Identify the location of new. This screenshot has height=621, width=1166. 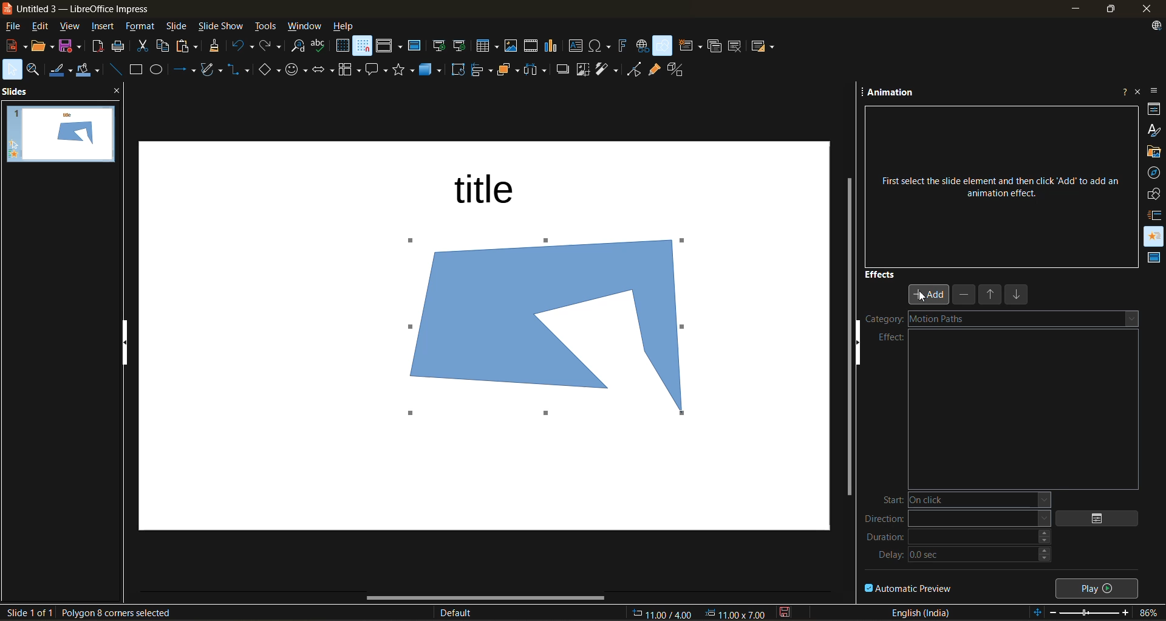
(15, 46).